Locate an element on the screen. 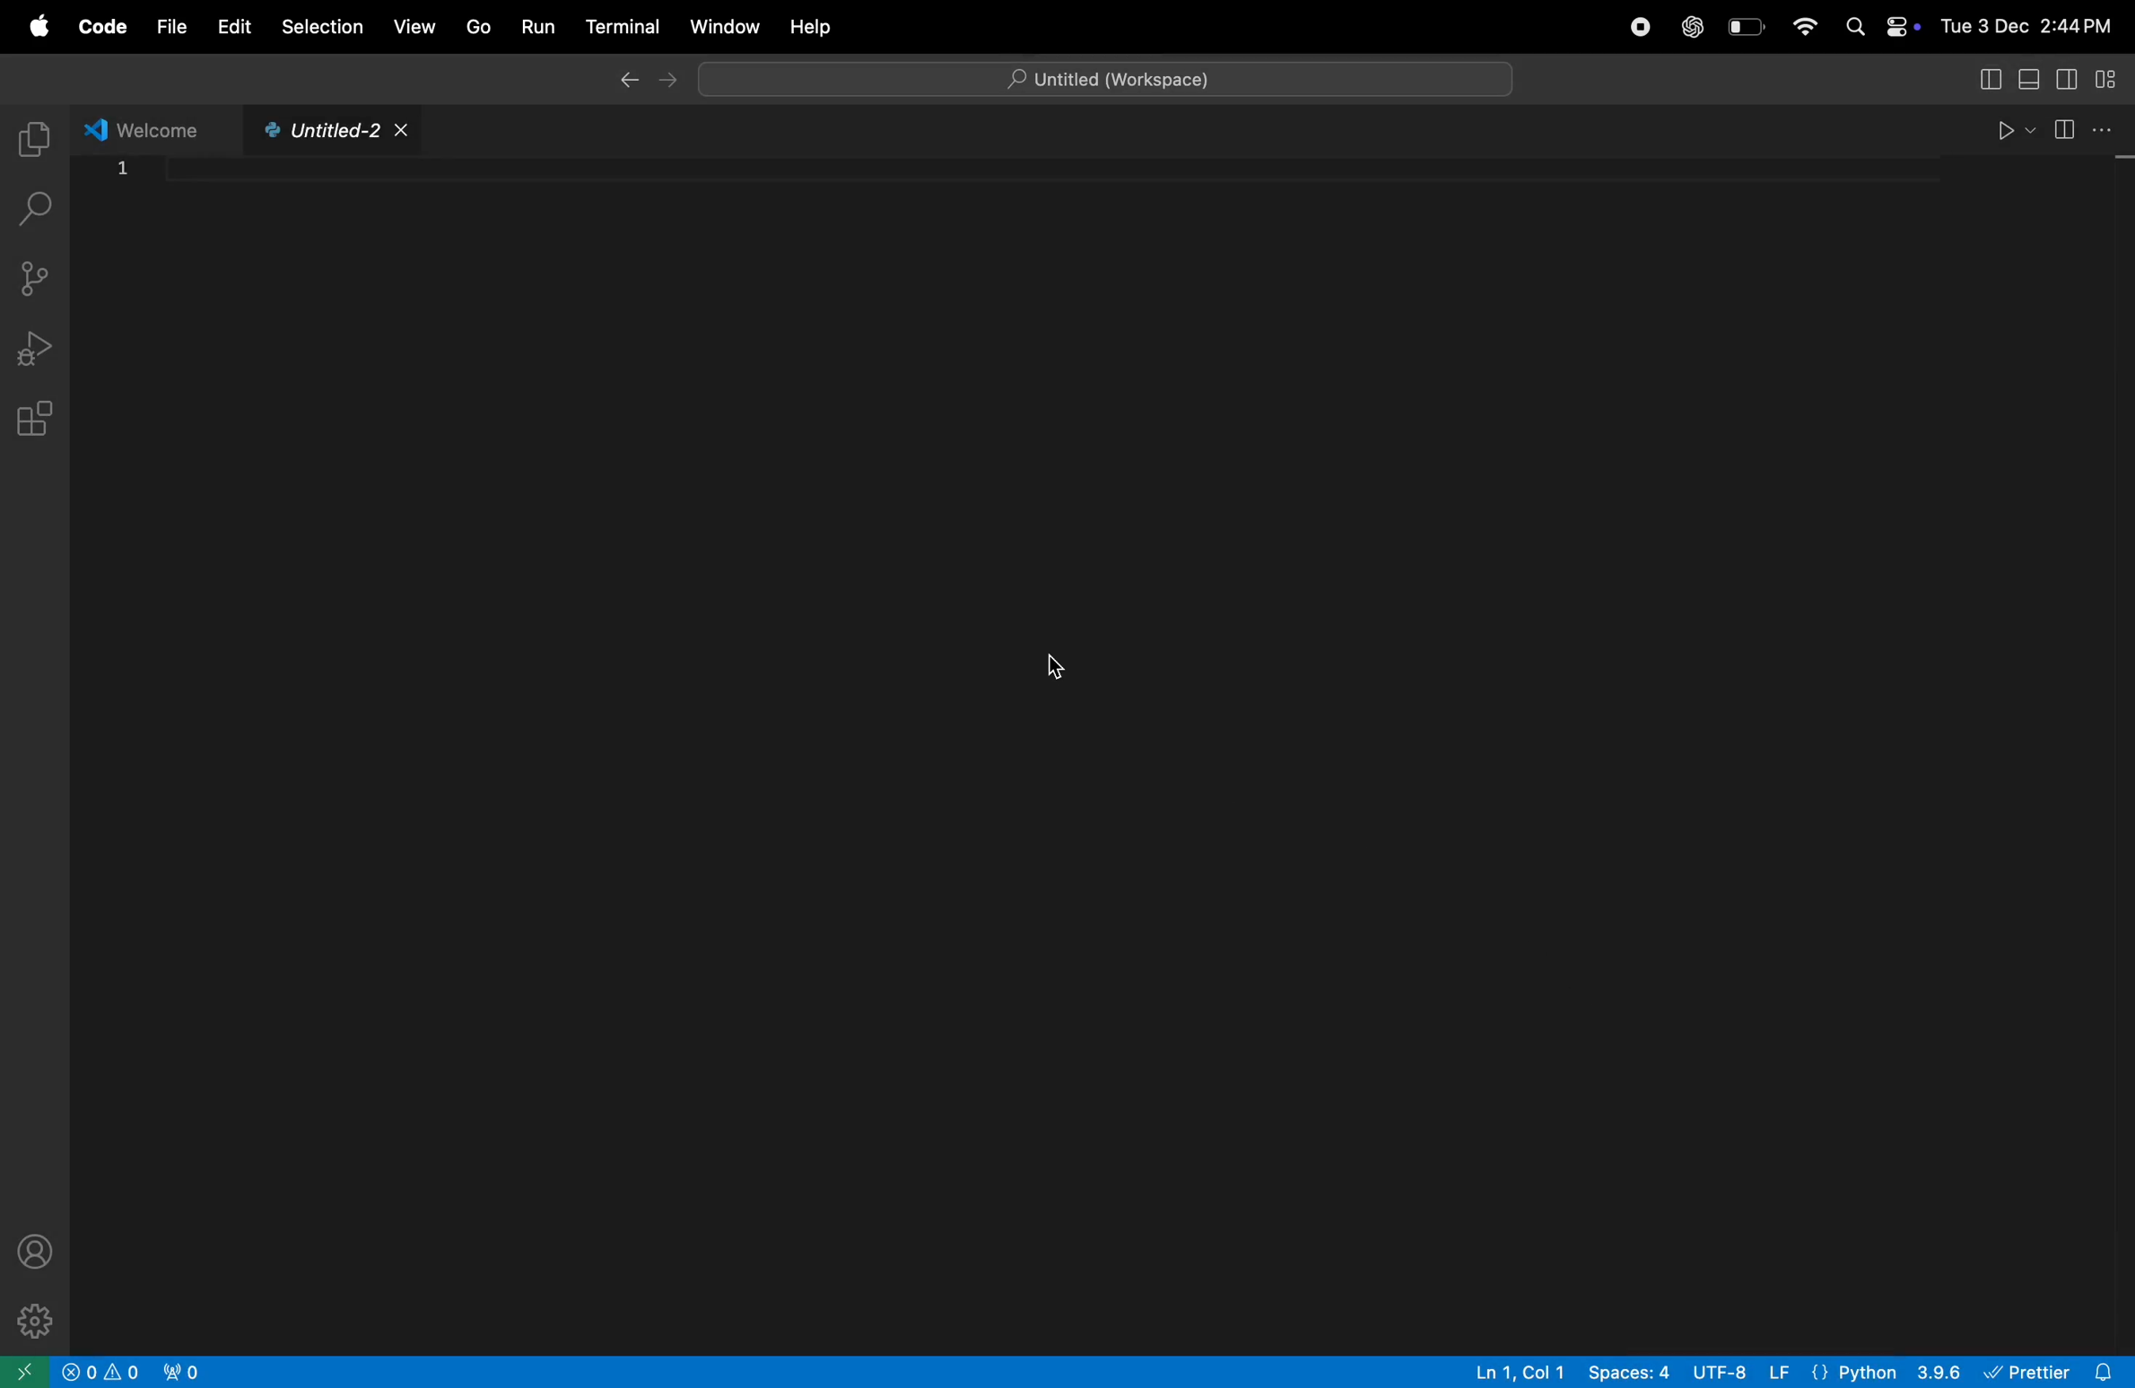 This screenshot has width=2135, height=1388. date and time is located at coordinates (2030, 20).